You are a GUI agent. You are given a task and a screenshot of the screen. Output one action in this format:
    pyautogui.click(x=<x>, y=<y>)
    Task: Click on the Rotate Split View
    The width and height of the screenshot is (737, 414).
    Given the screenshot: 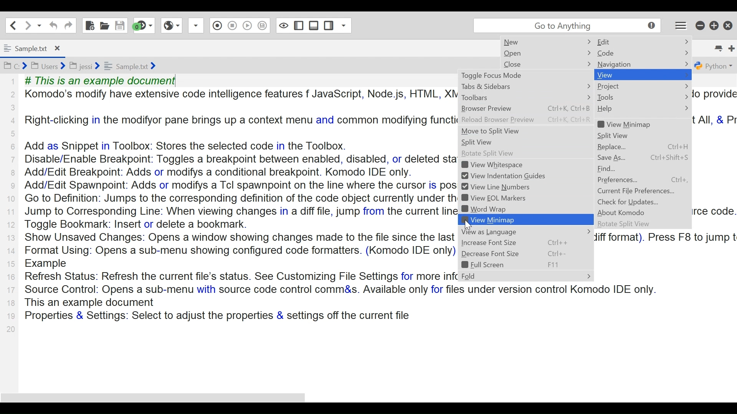 What is the action you would take?
    pyautogui.click(x=525, y=154)
    